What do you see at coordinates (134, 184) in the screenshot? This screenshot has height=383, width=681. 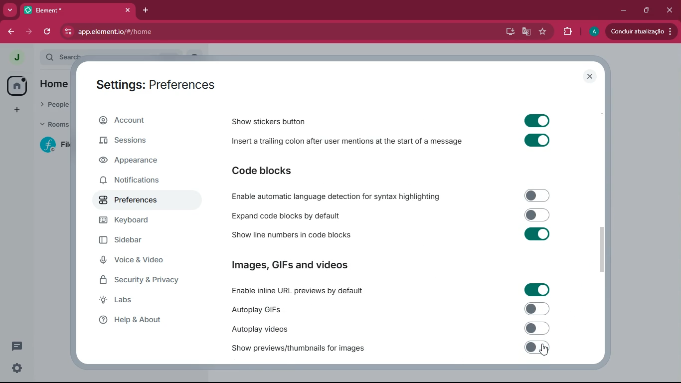 I see `Notifications` at bounding box center [134, 184].